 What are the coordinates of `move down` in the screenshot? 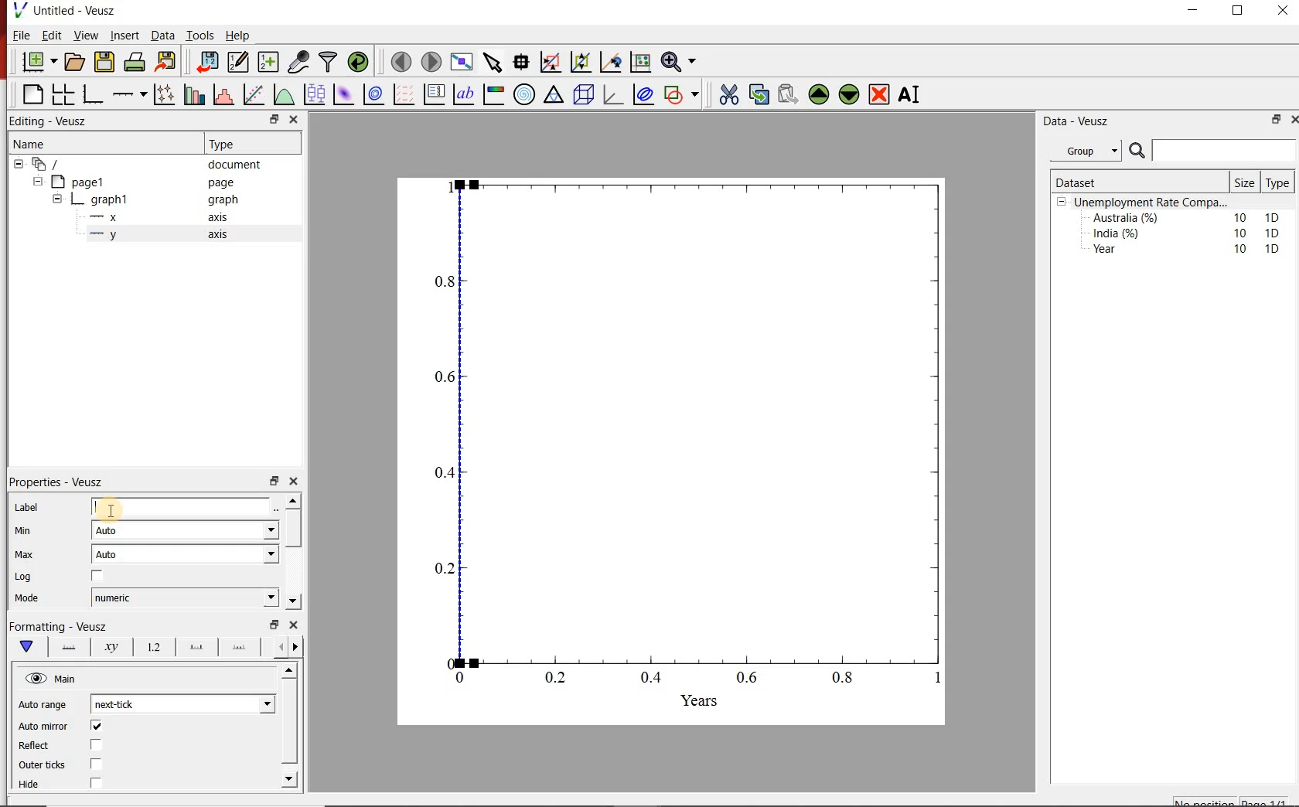 It's located at (289, 779).